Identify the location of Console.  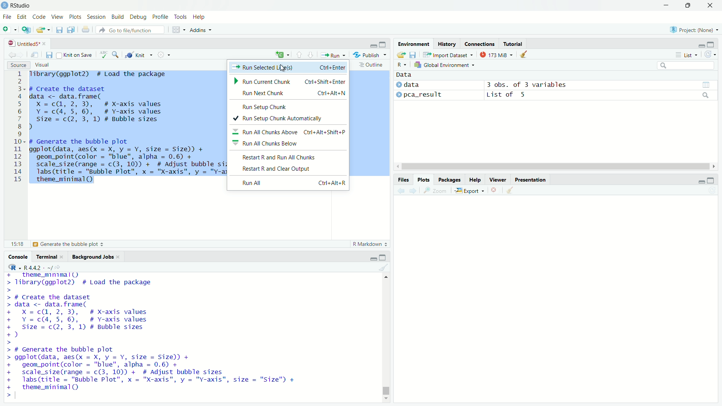
(19, 256).